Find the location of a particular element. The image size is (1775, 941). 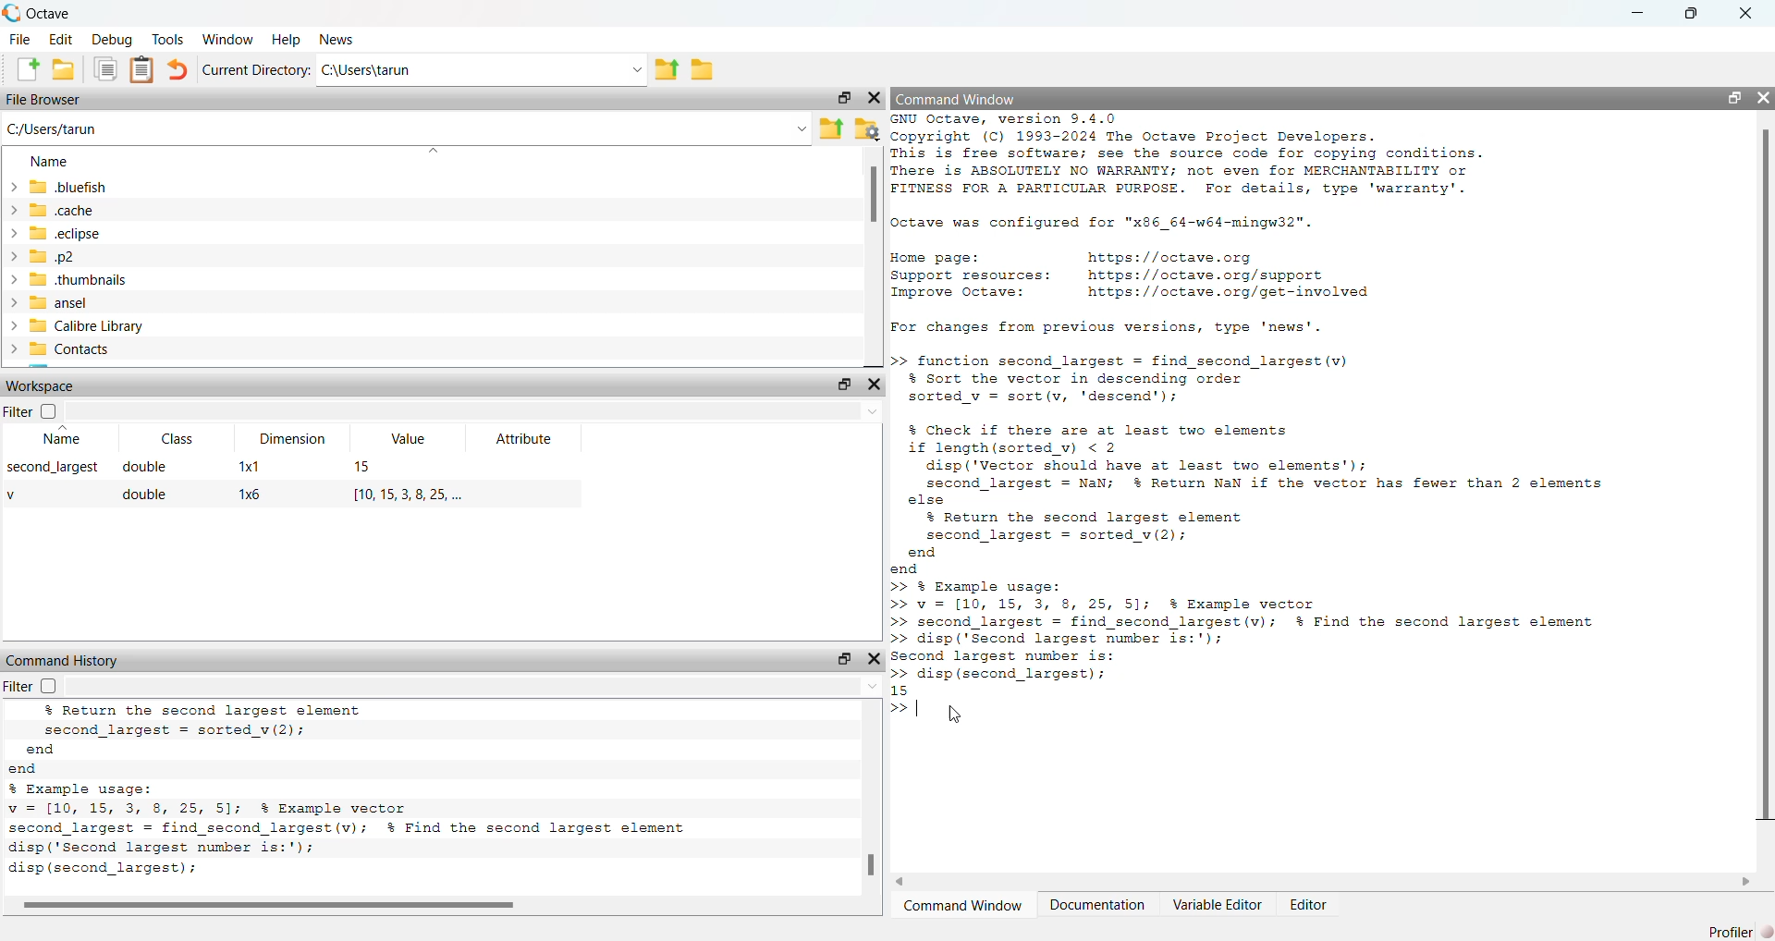

display the second largest number is located at coordinates (324, 871).